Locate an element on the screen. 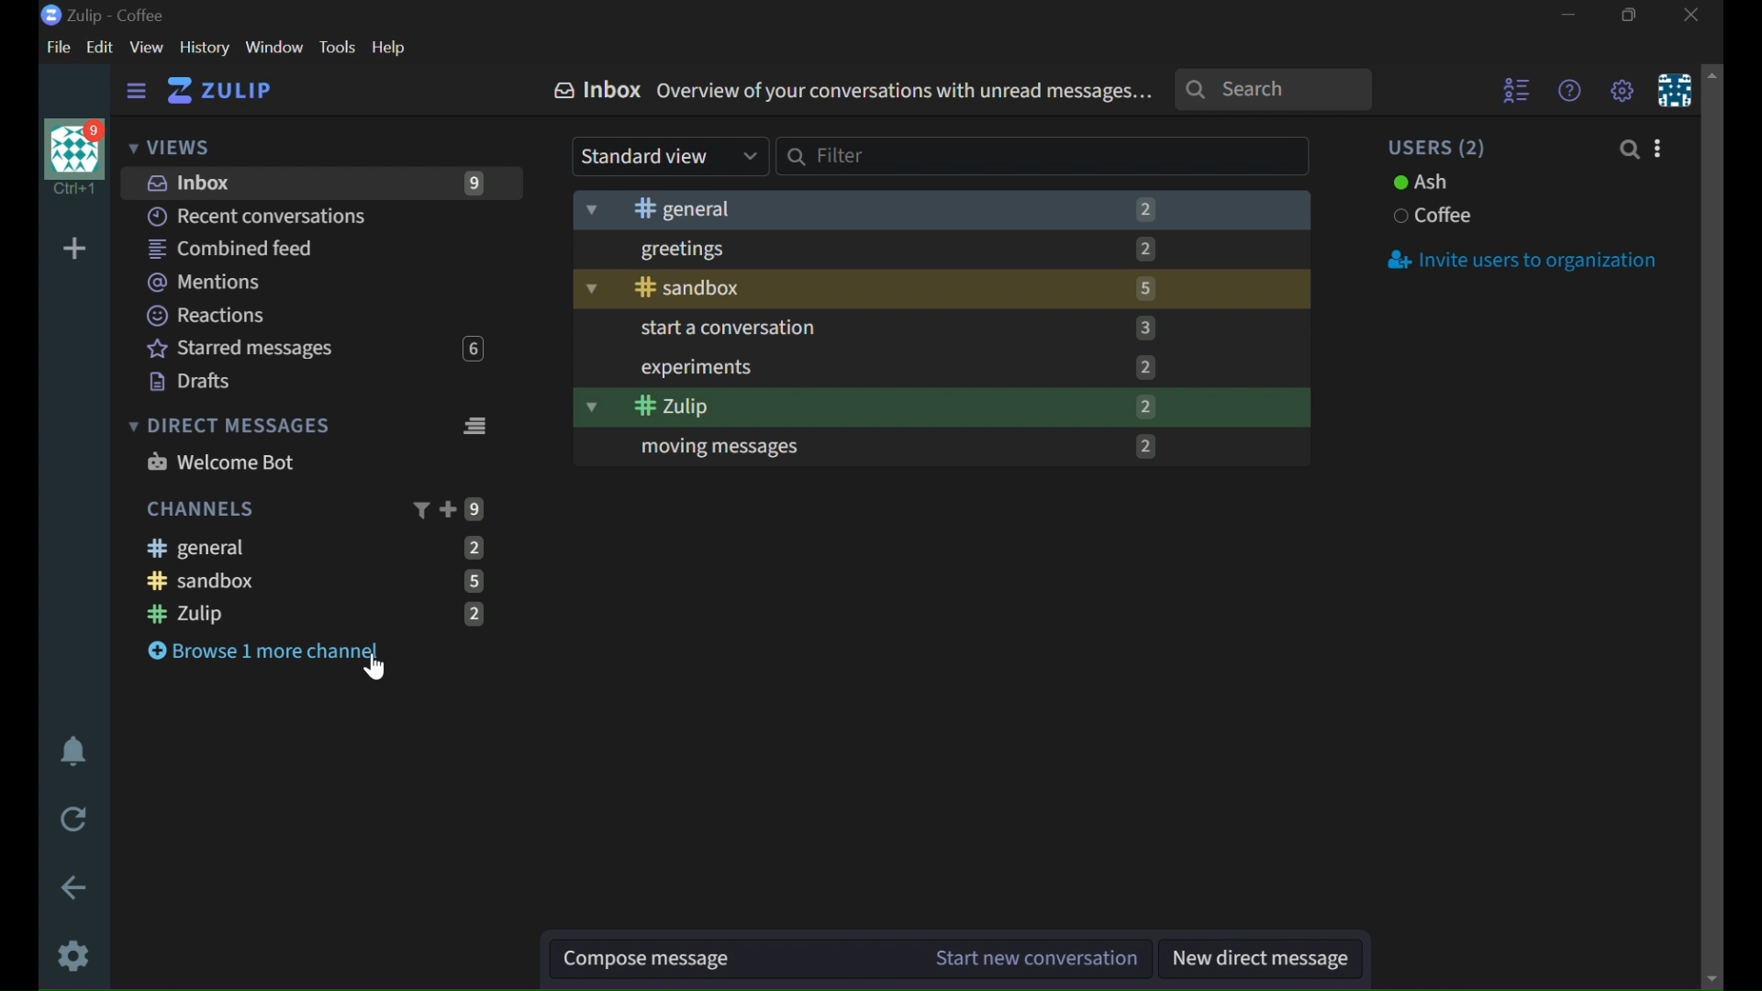 The width and height of the screenshot is (1762, 991). GREETINGS is located at coordinates (945, 246).